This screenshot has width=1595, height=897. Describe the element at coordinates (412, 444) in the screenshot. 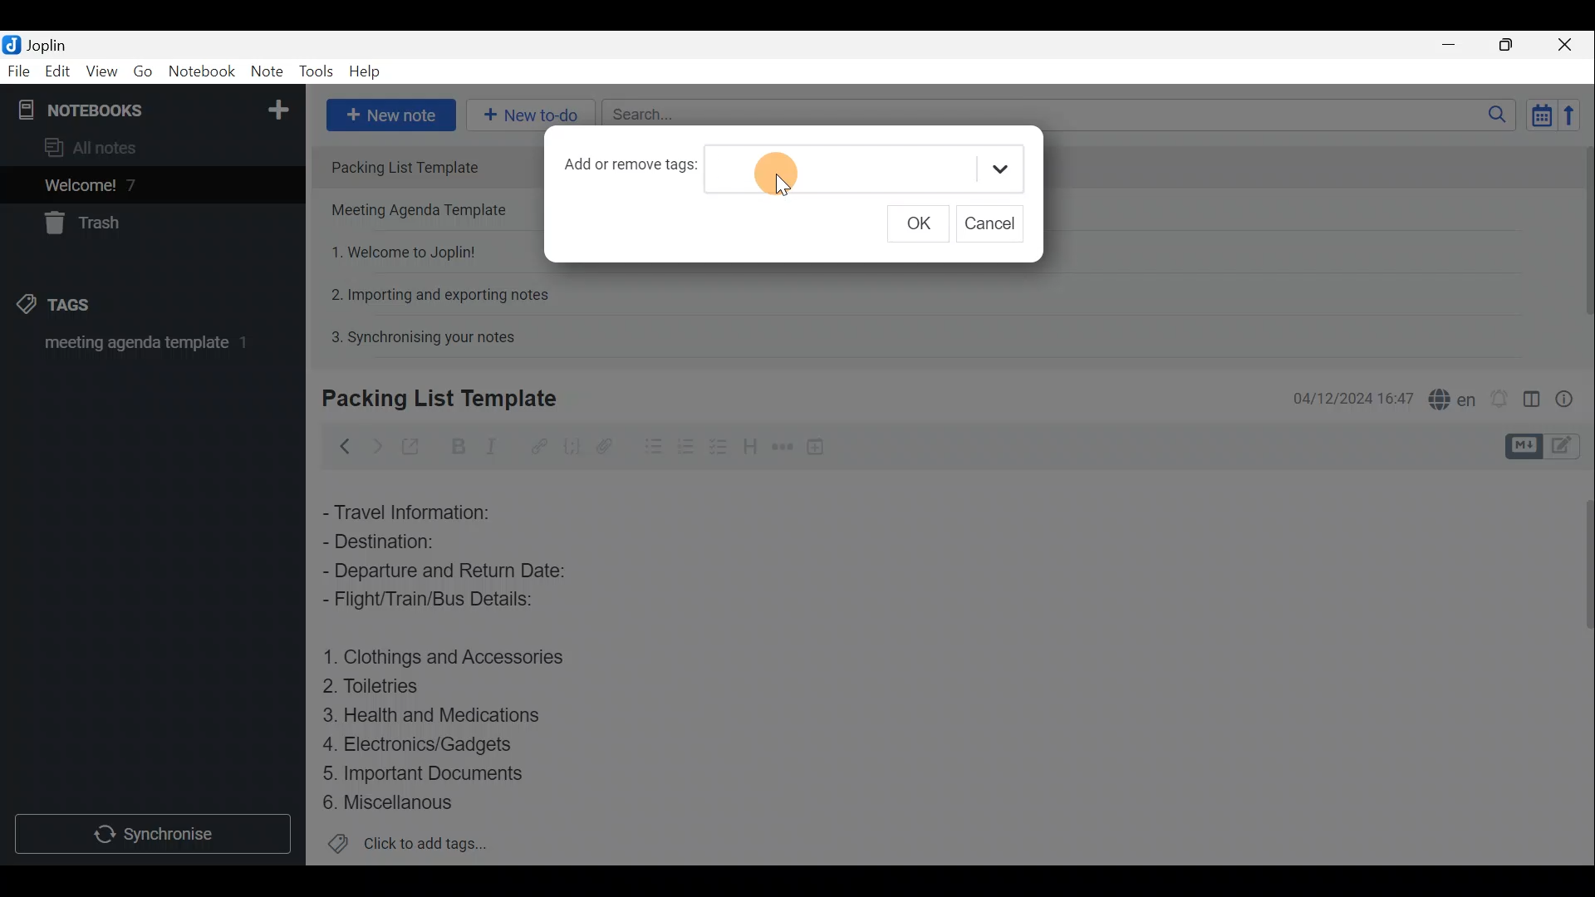

I see `Toggle external editing` at that location.